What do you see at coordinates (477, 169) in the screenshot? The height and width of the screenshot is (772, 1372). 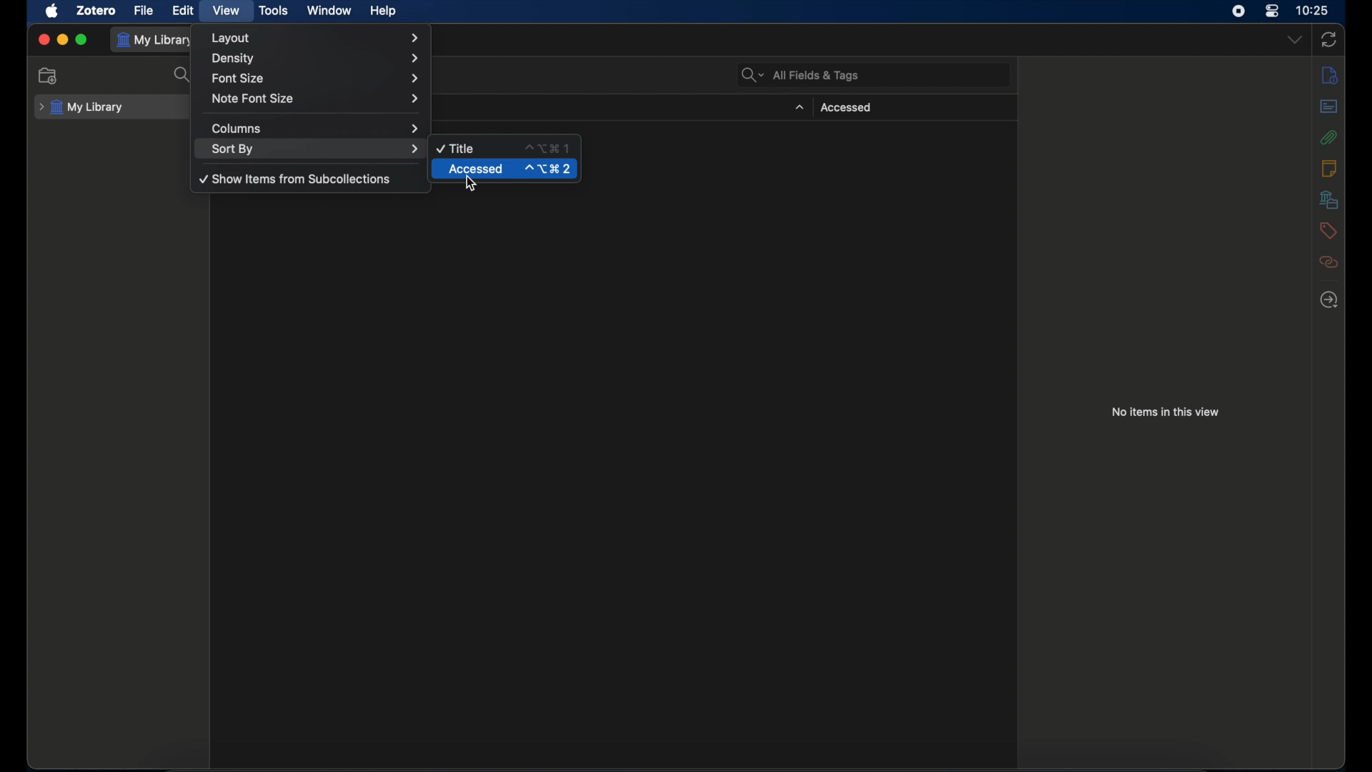 I see `accessed` at bounding box center [477, 169].